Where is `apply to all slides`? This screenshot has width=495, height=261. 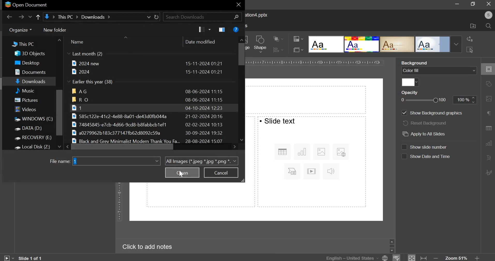 apply to all slides is located at coordinates (423, 134).